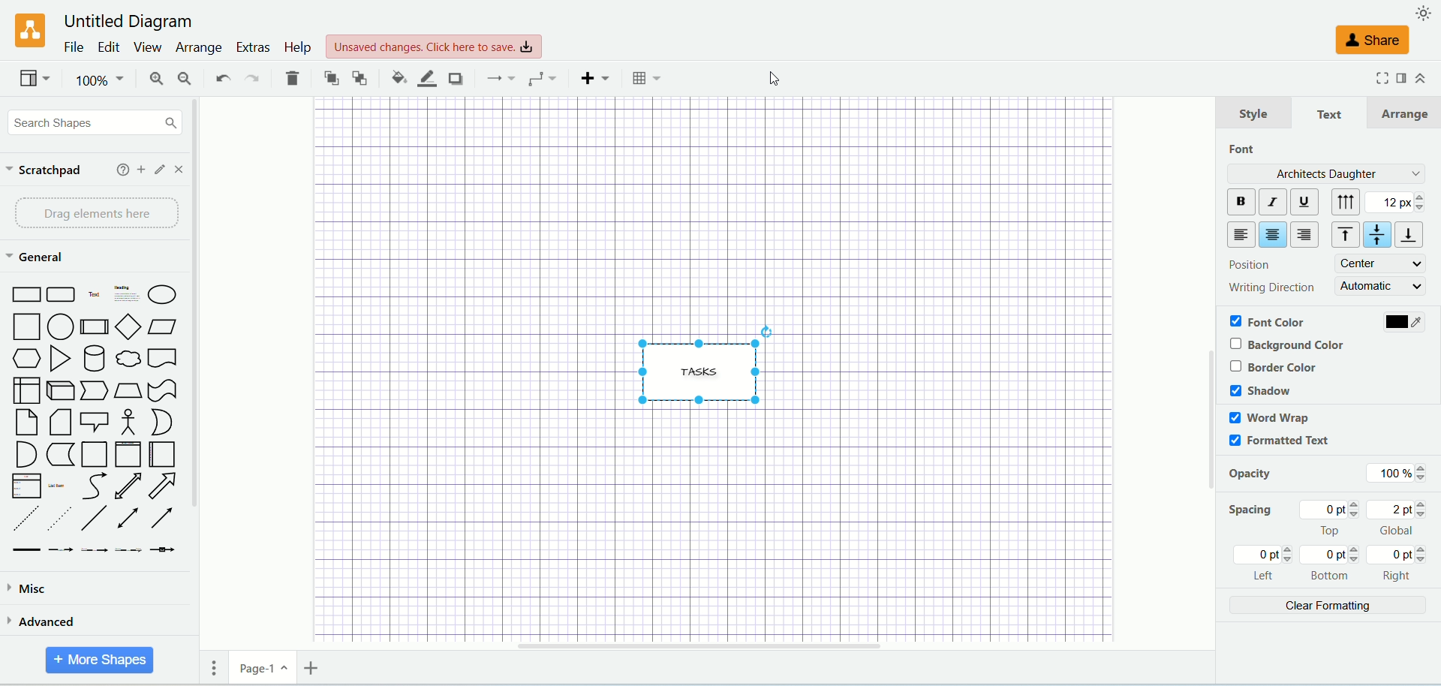 Image resolution: width=1441 pixels, height=686 pixels. I want to click on Heading, so click(128, 292).